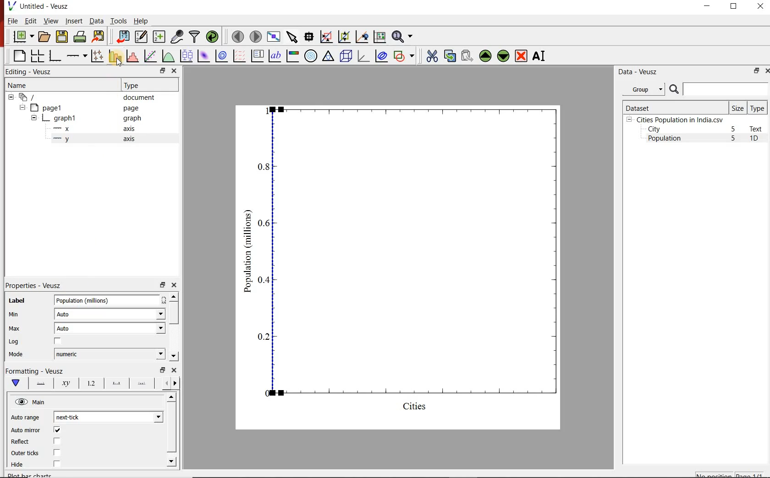  What do you see at coordinates (343, 38) in the screenshot?
I see `click to zoom out of graph axes` at bounding box center [343, 38].